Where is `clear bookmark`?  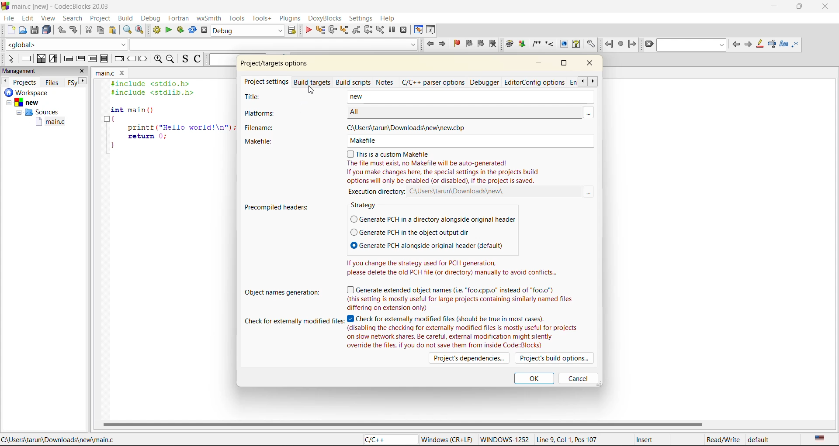 clear bookmark is located at coordinates (495, 45).